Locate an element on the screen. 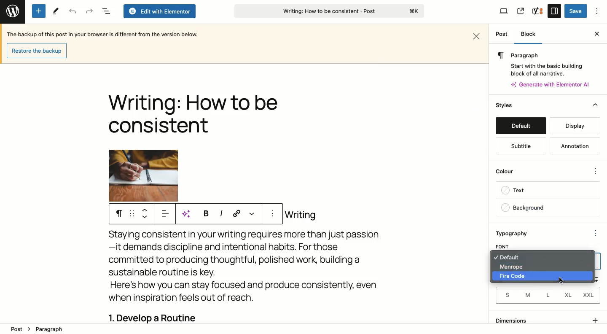  Tools is located at coordinates (55, 11).